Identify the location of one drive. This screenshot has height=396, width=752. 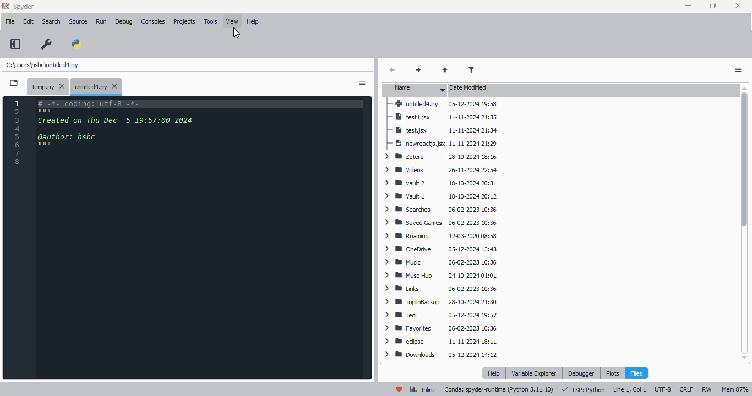
(439, 249).